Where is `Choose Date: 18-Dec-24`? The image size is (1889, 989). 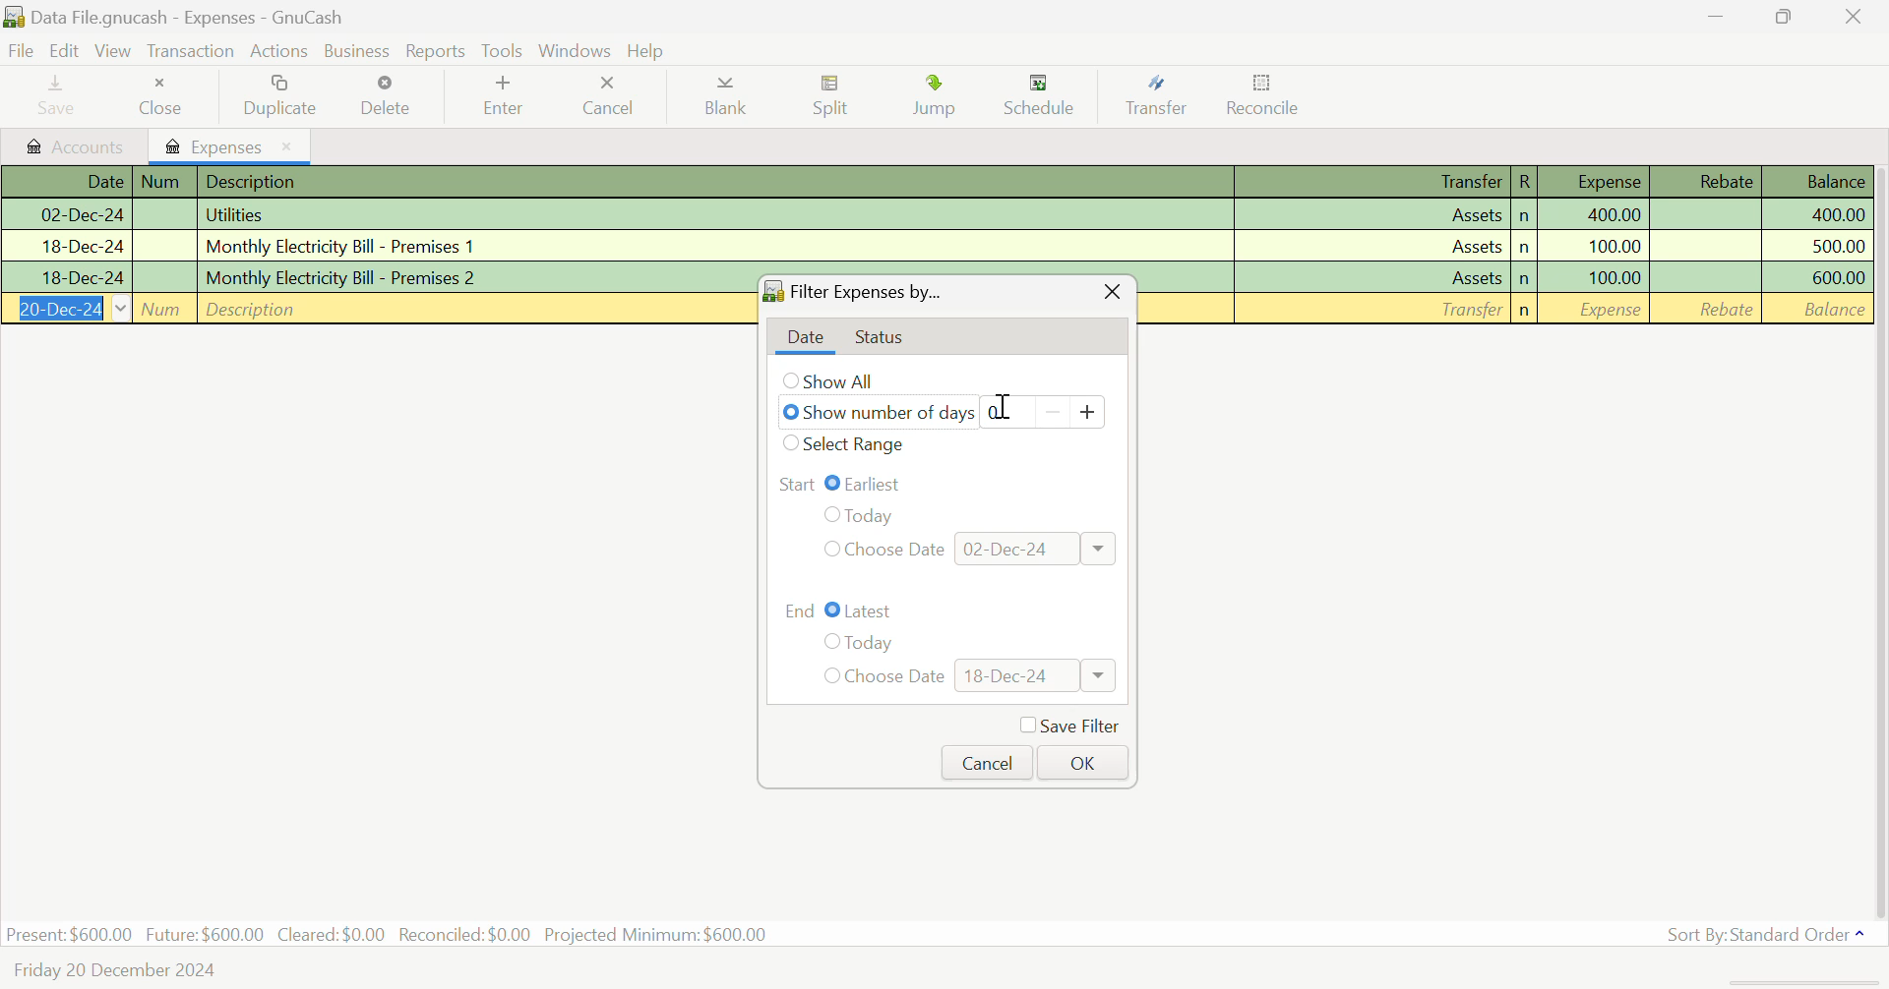 Choose Date: 18-Dec-24 is located at coordinates (969, 676).